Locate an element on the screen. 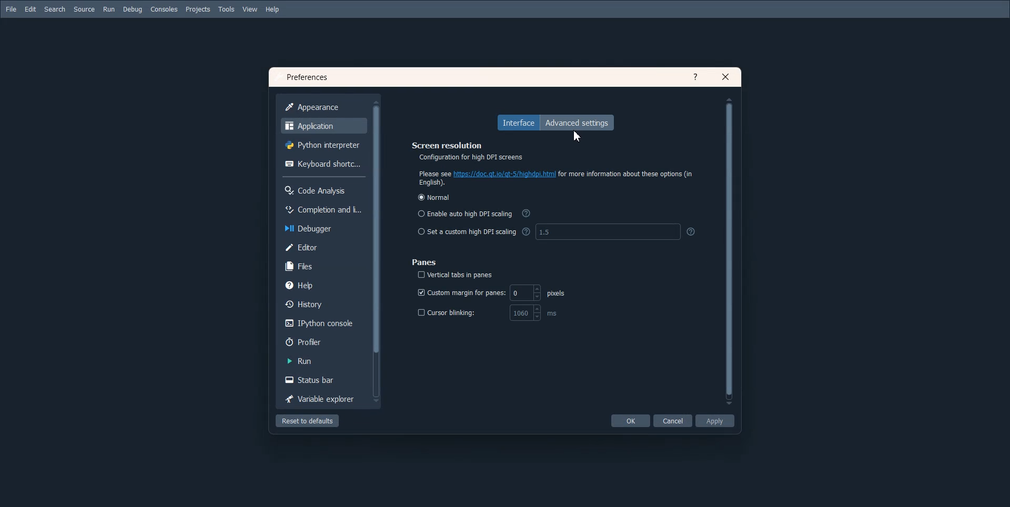 The image size is (1010, 507). Python interpreter is located at coordinates (322, 145).